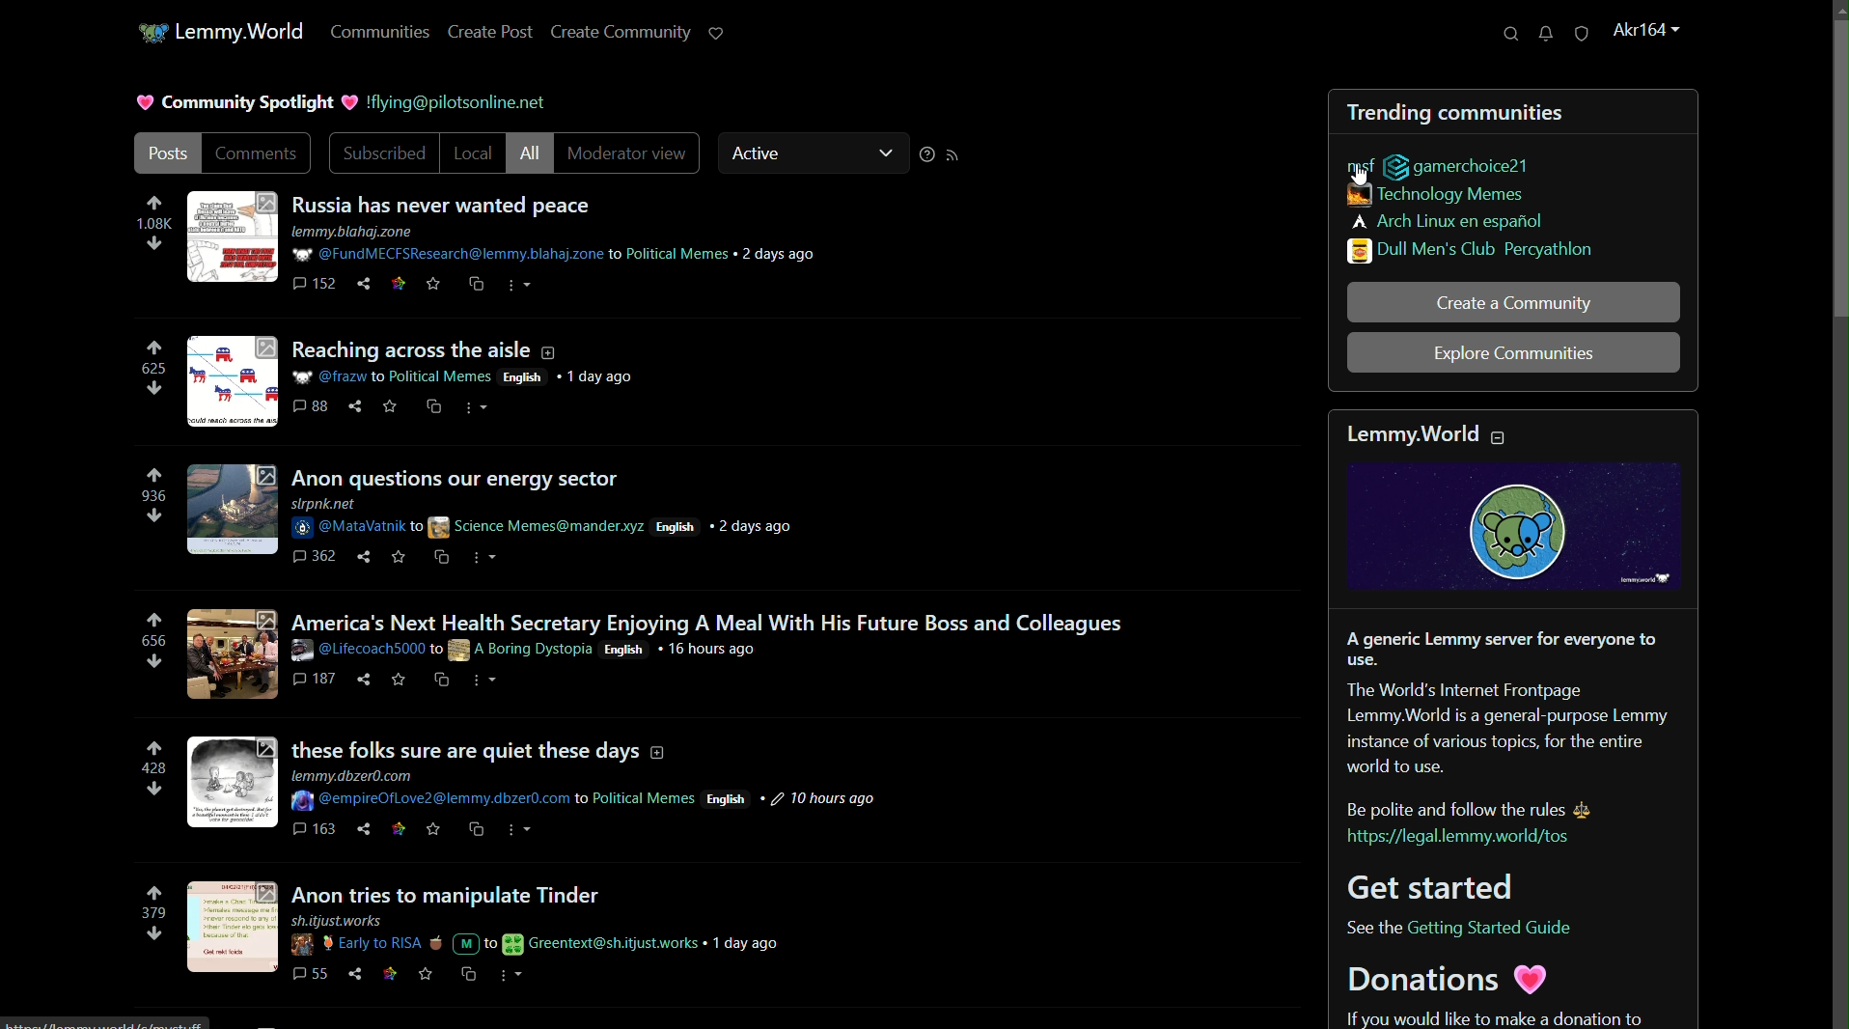 The image size is (1849, 1029). I want to click on cs, so click(438, 678).